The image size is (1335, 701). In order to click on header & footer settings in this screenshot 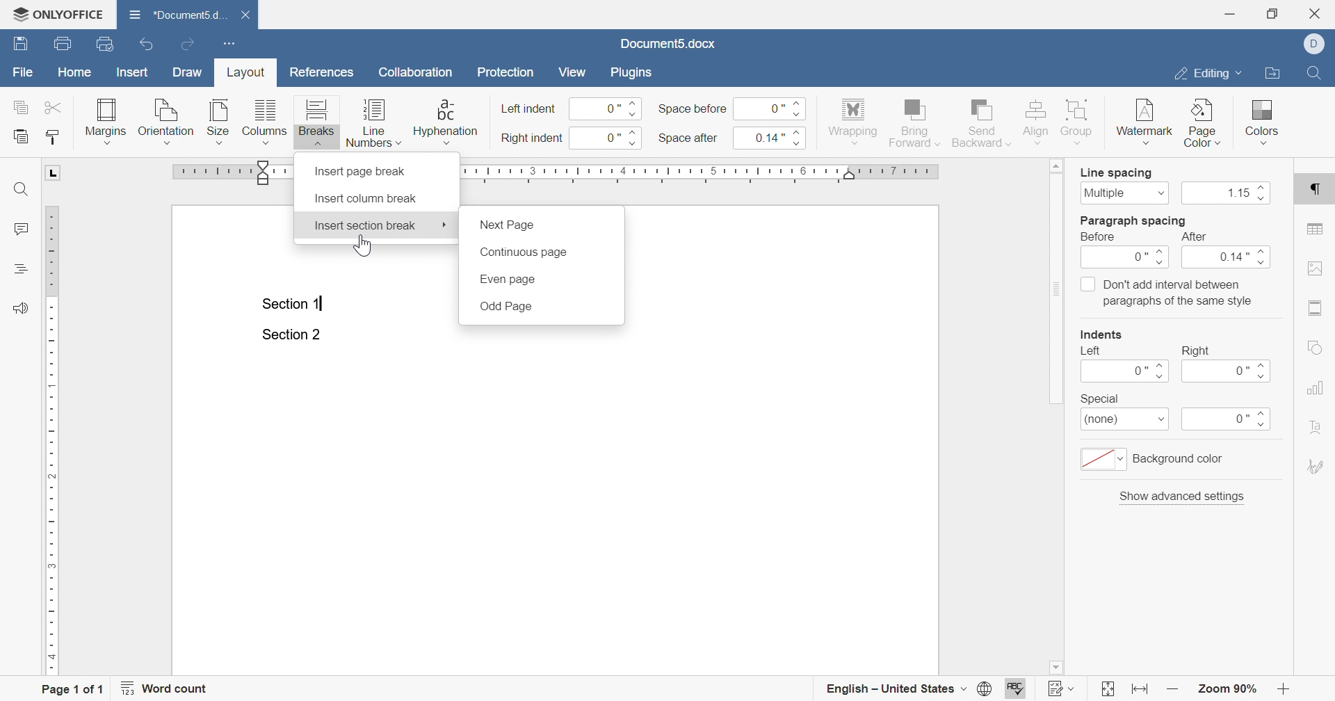, I will do `click(1317, 309)`.